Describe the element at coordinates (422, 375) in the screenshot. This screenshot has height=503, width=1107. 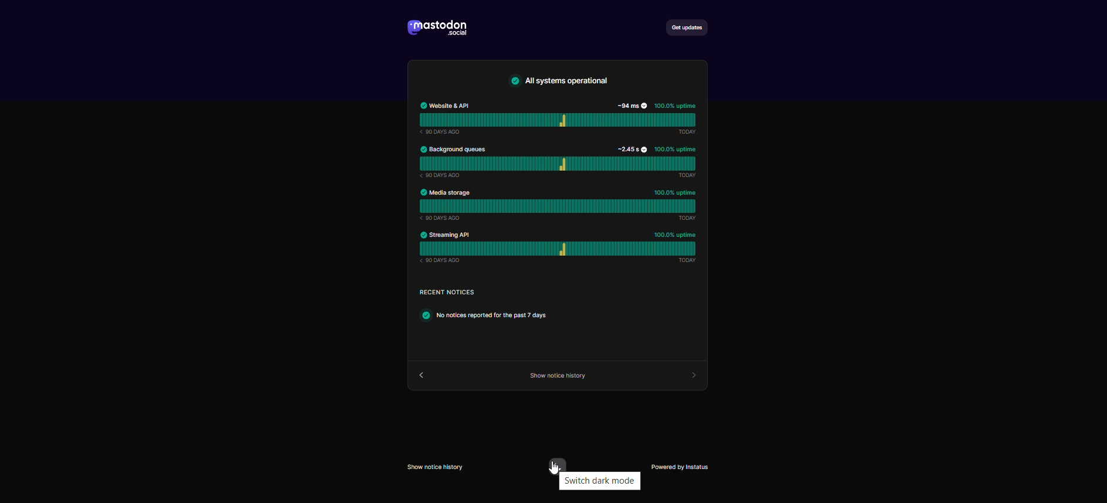
I see `back` at that location.